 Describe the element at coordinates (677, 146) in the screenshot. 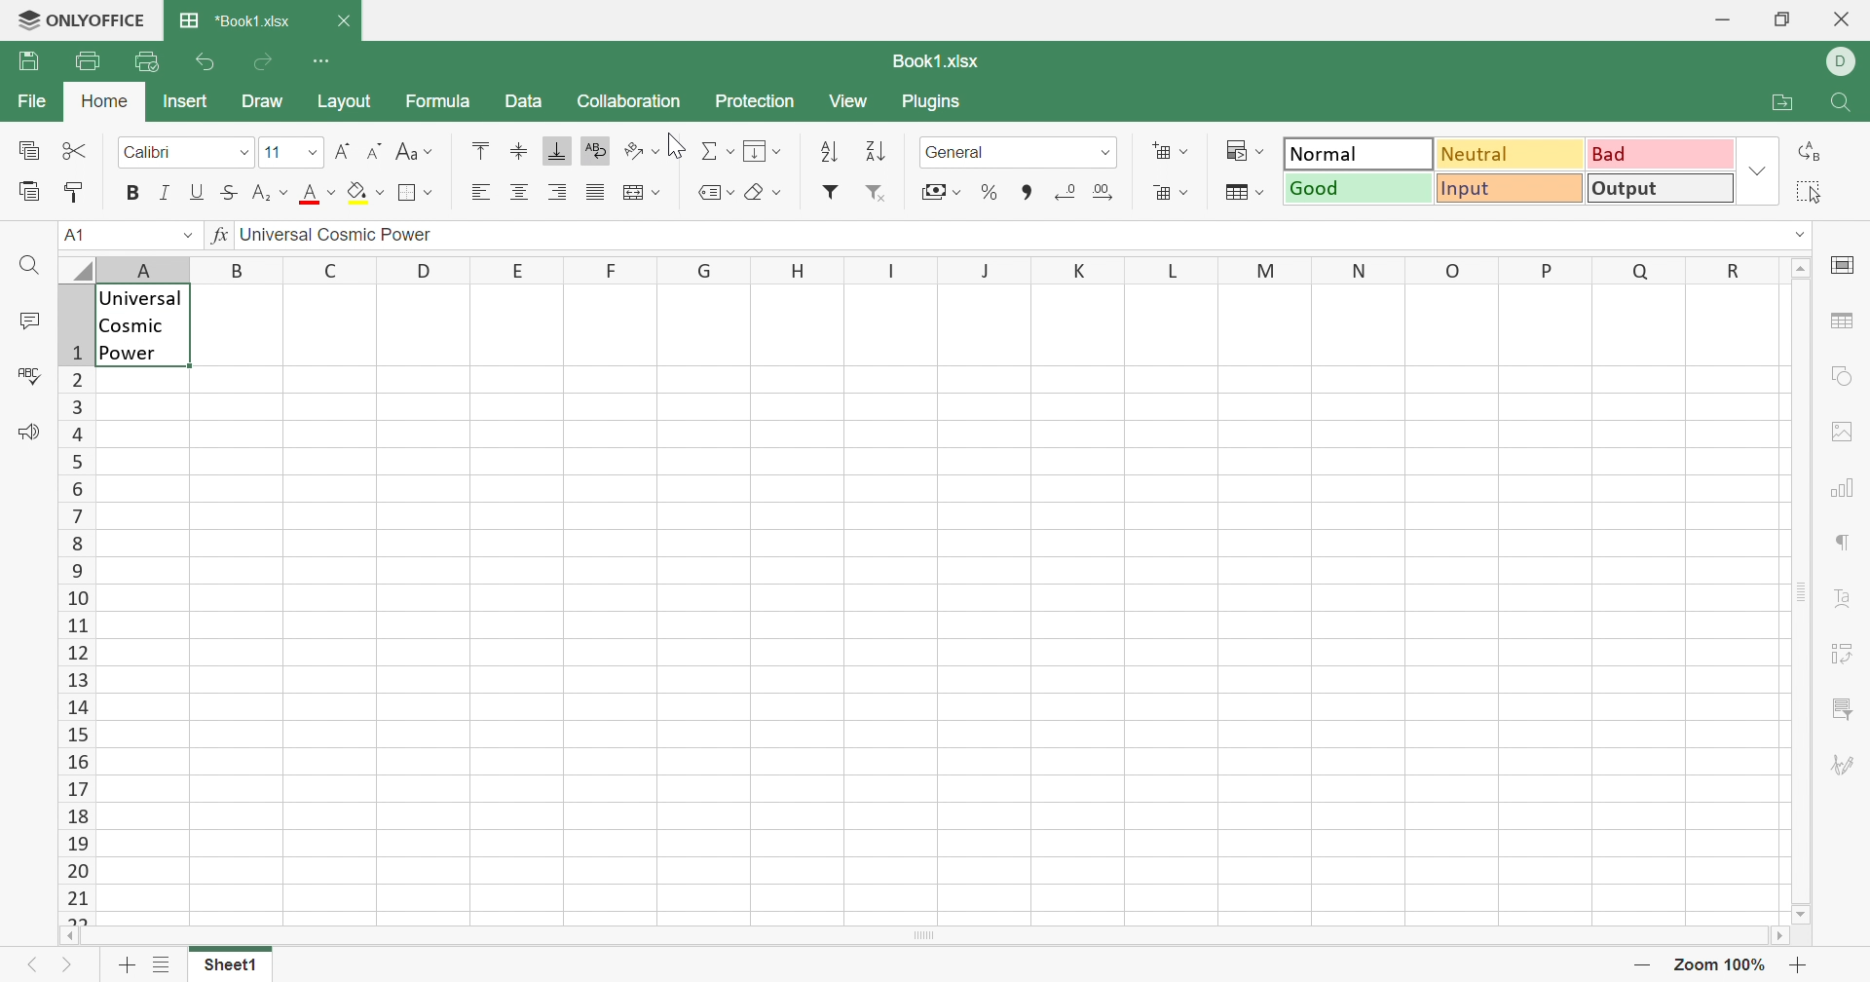

I see `Cursor` at that location.